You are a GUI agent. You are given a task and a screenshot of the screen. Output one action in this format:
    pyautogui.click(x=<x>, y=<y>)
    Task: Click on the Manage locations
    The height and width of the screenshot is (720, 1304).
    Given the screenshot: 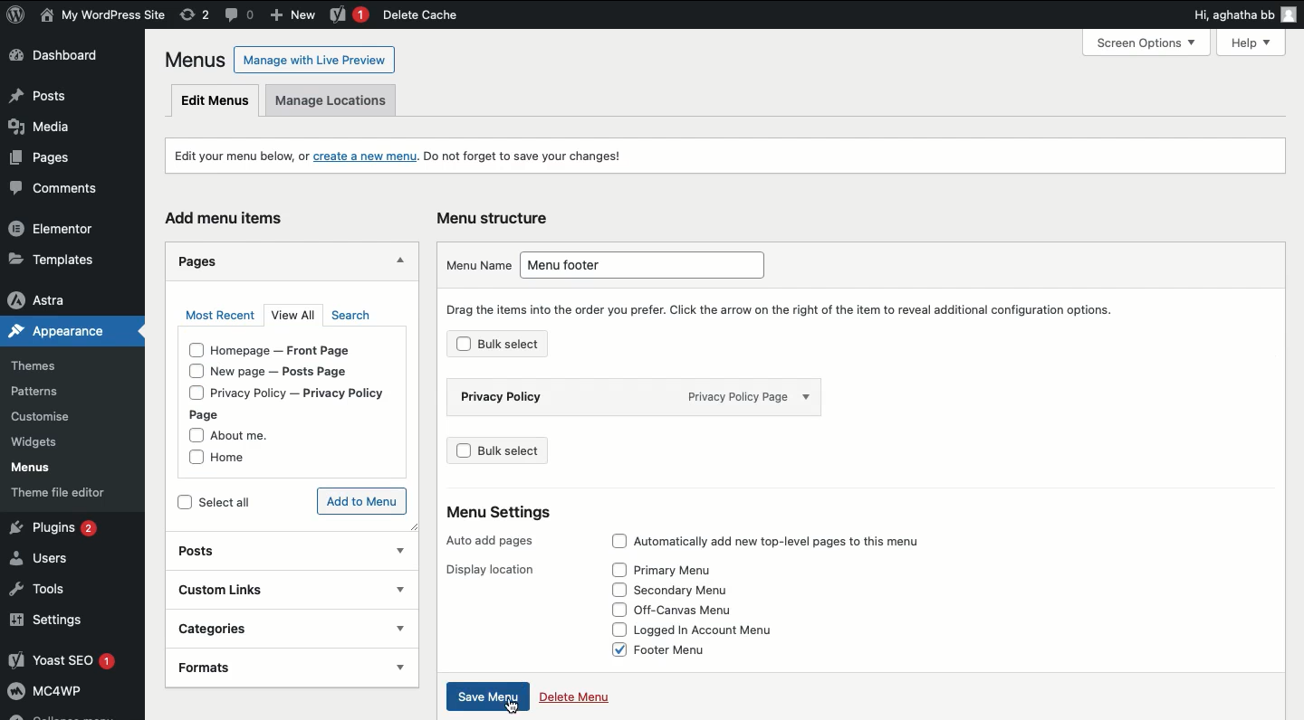 What is the action you would take?
    pyautogui.click(x=339, y=100)
    